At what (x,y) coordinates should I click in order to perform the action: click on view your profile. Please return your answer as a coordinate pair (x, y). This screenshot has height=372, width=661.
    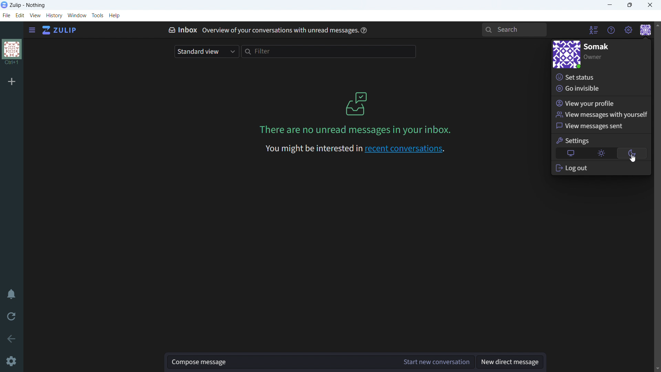
    Looking at the image, I should click on (600, 103).